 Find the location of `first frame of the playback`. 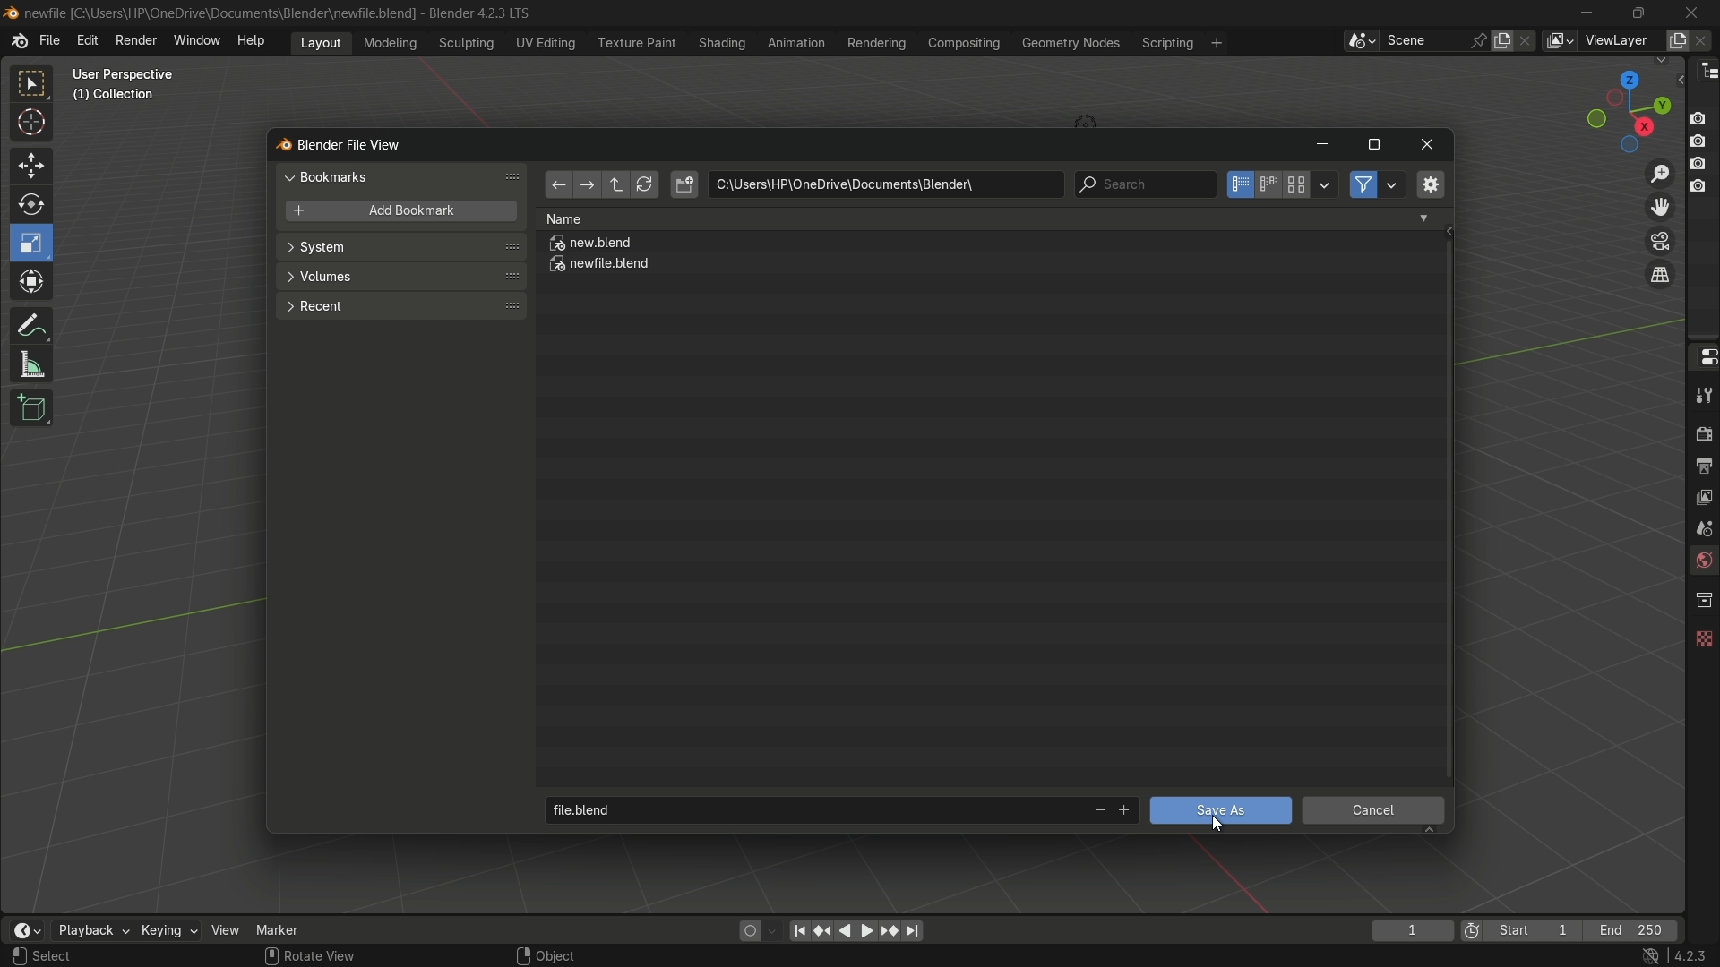

first frame of the playback is located at coordinates (1521, 930).